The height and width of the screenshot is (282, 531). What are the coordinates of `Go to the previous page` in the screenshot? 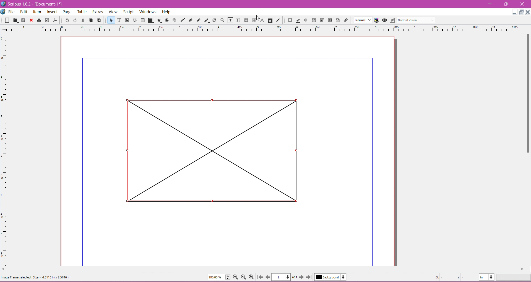 It's located at (267, 277).